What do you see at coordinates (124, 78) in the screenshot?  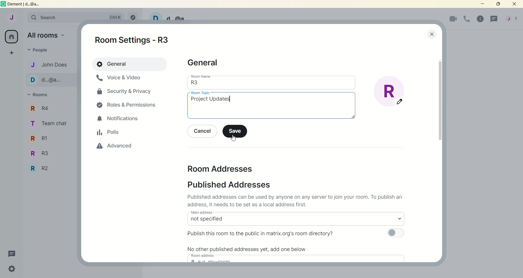 I see `voice and video` at bounding box center [124, 78].